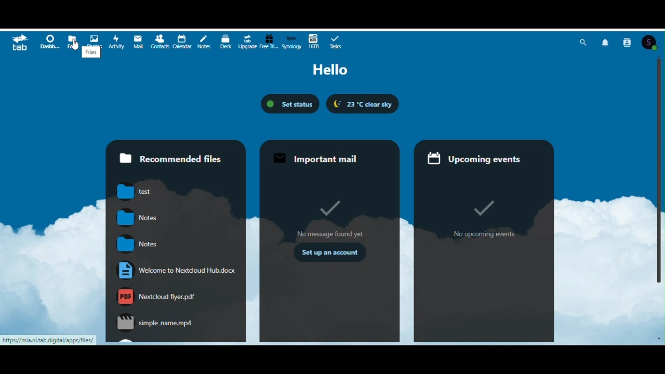 The width and height of the screenshot is (665, 374). Describe the element at coordinates (334, 70) in the screenshot. I see `Hello` at that location.